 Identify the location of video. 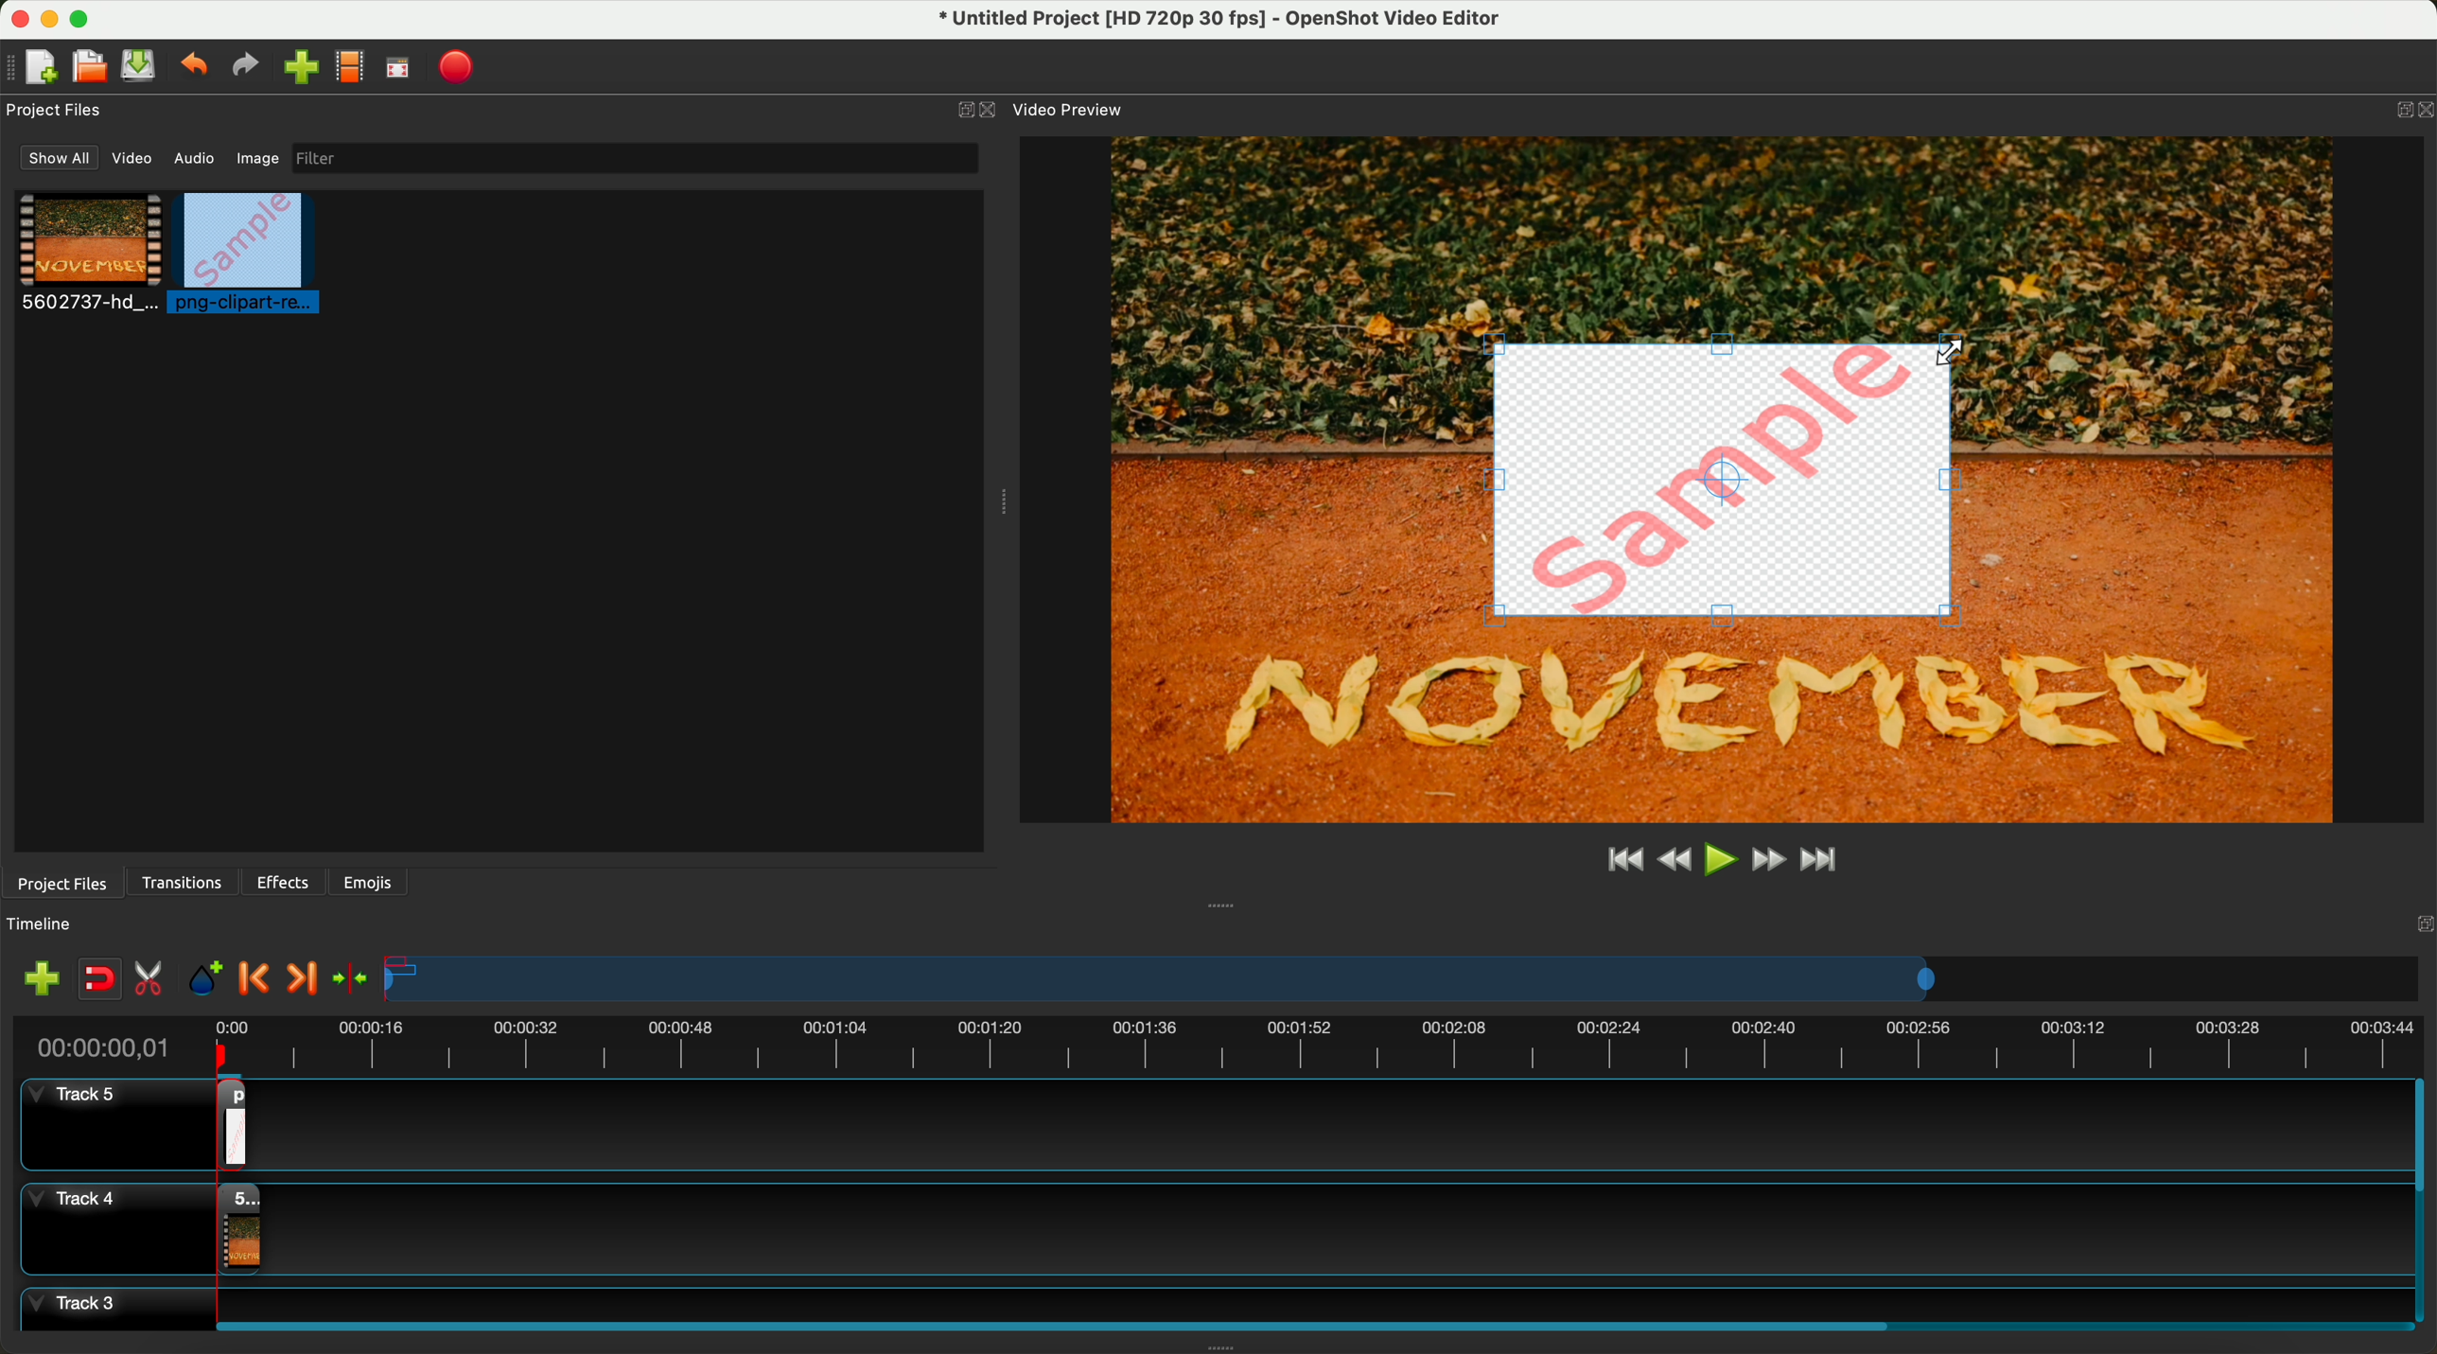
(90, 255).